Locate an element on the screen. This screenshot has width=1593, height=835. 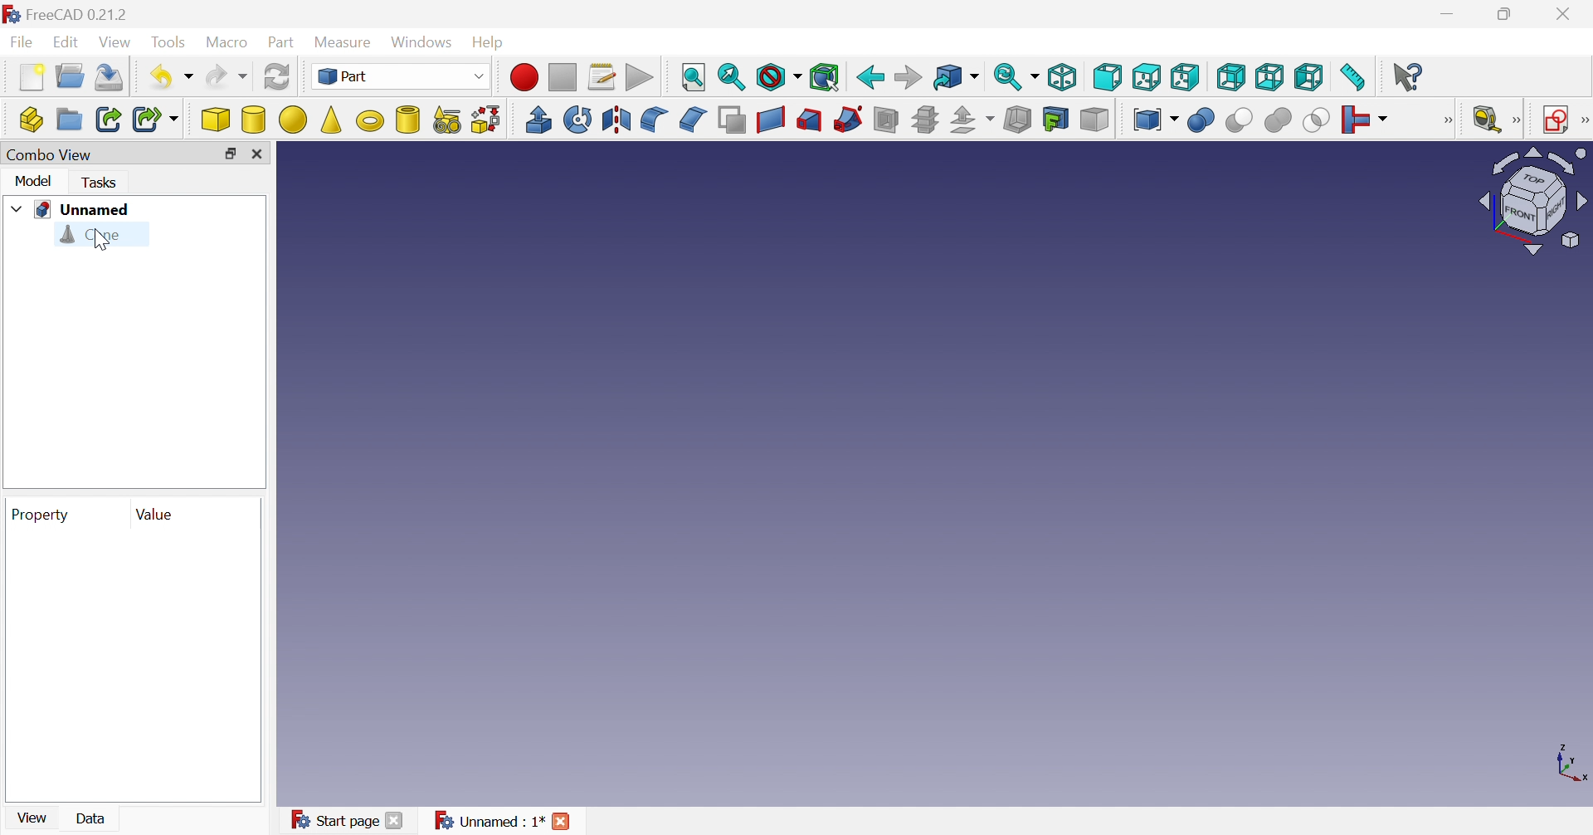
Pointer is located at coordinates (100, 241).